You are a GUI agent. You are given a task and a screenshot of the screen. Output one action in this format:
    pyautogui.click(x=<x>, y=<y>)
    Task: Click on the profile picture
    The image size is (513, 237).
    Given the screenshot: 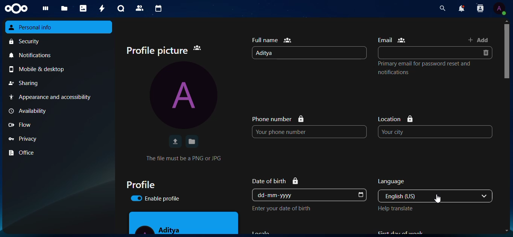 What is the action you would take?
    pyautogui.click(x=167, y=50)
    